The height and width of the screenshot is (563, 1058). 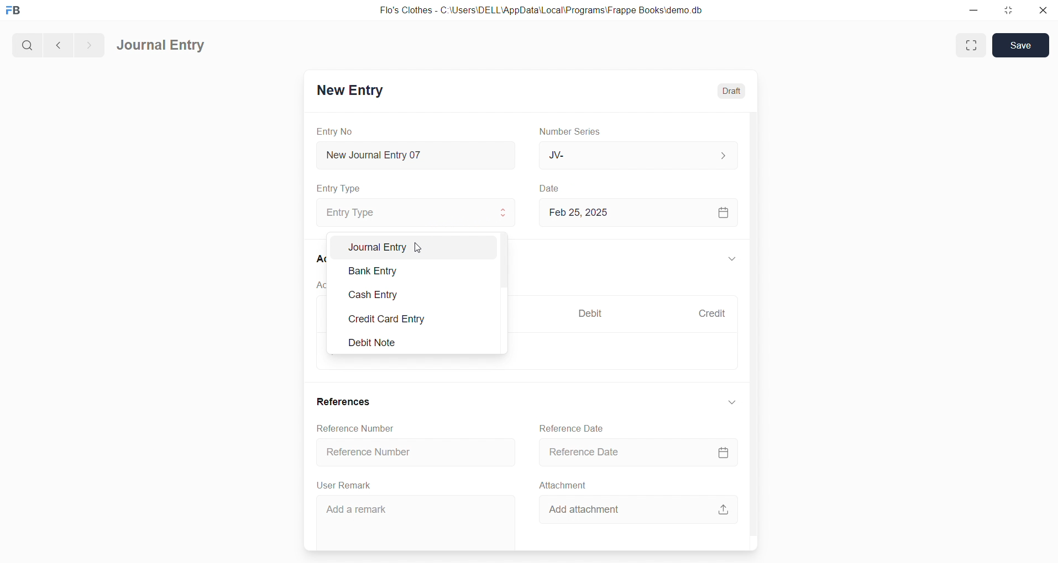 What do you see at coordinates (507, 294) in the screenshot?
I see `vertical scroll bar` at bounding box center [507, 294].